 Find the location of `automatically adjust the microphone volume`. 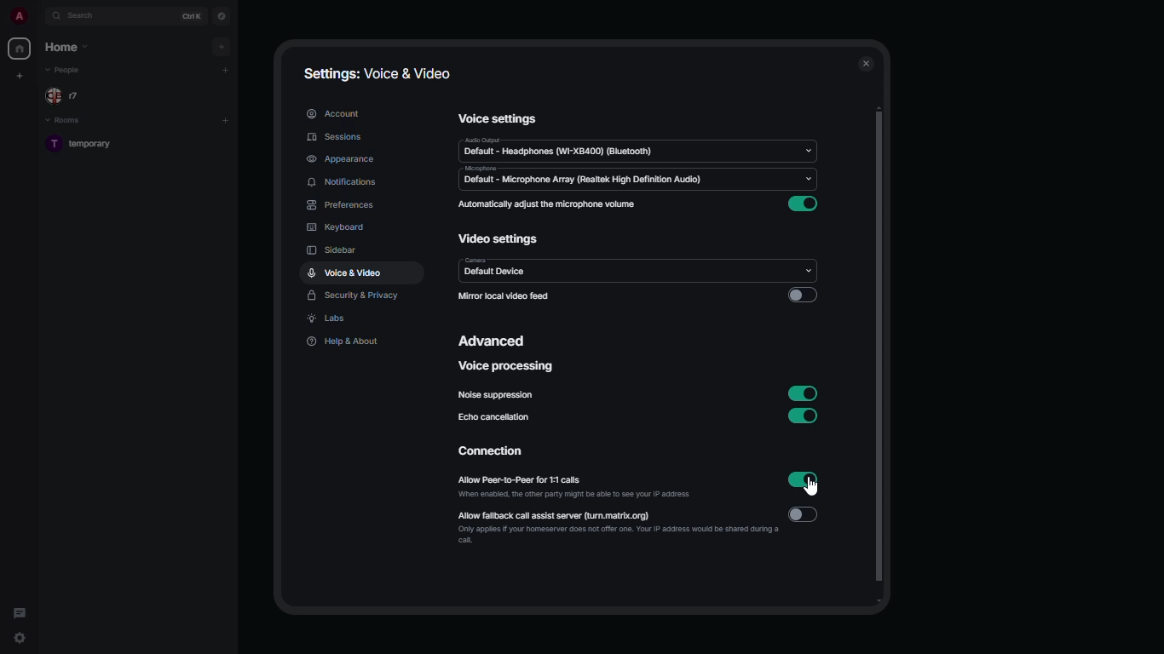

automatically adjust the microphone volume is located at coordinates (546, 204).